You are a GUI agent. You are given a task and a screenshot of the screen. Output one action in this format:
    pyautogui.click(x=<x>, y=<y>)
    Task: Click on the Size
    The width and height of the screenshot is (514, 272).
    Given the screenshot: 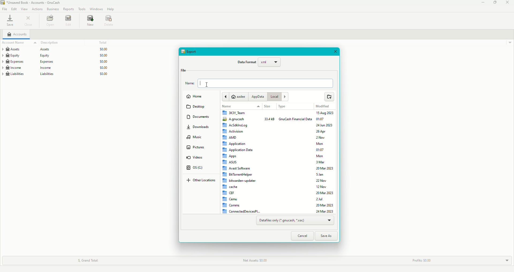 What is the action you would take?
    pyautogui.click(x=267, y=107)
    